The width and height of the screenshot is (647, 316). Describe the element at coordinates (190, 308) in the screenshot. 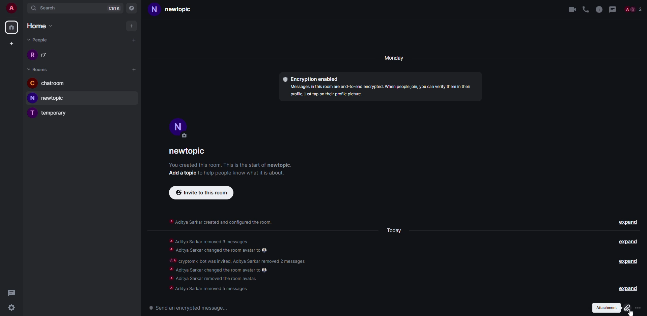

I see `send a encrypted message` at that location.